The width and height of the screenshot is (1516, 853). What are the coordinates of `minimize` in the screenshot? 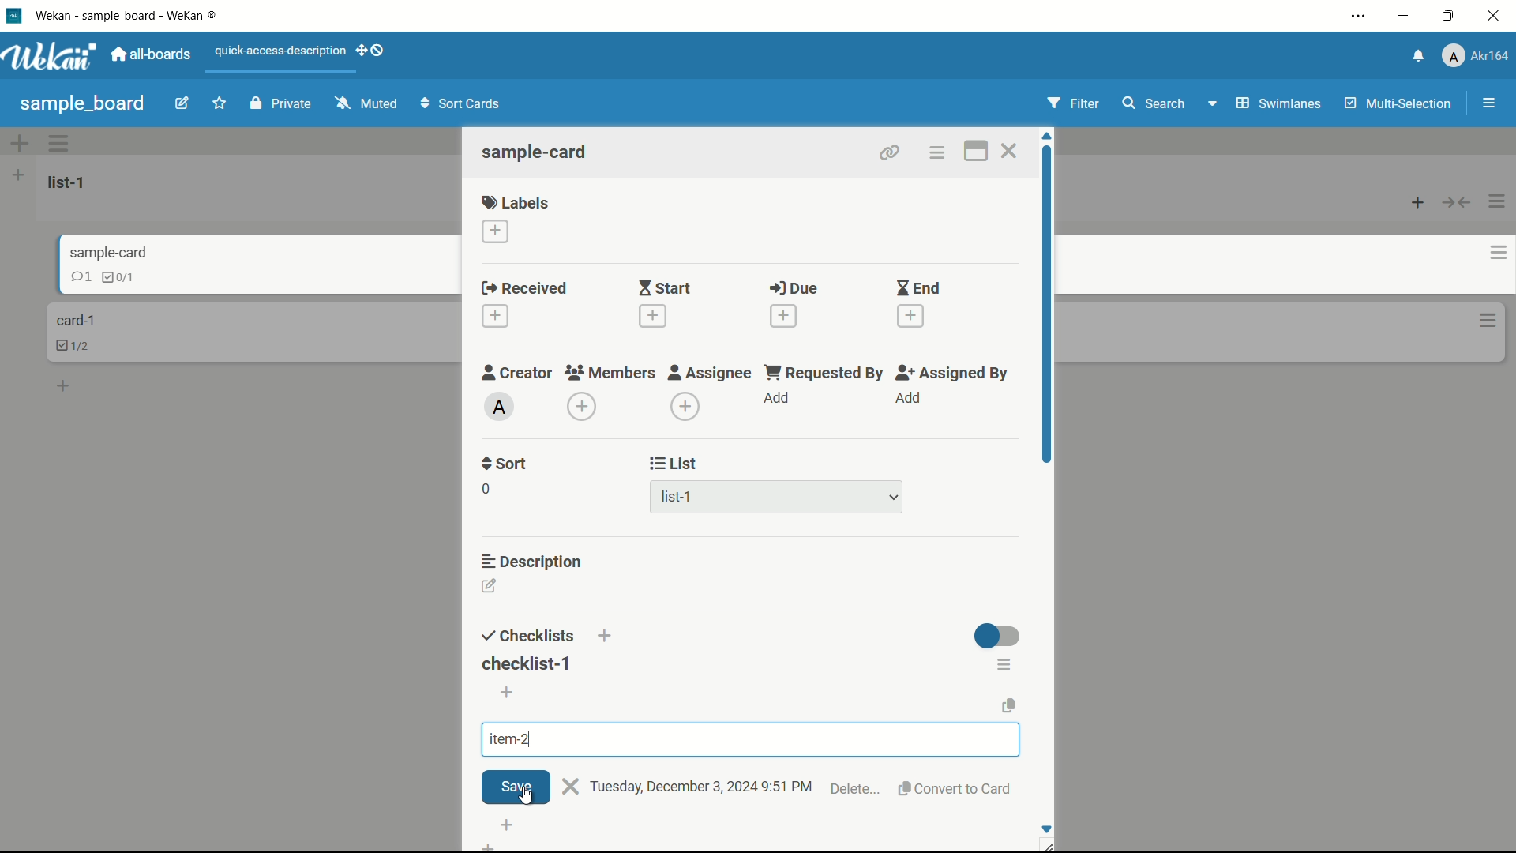 It's located at (1405, 16).